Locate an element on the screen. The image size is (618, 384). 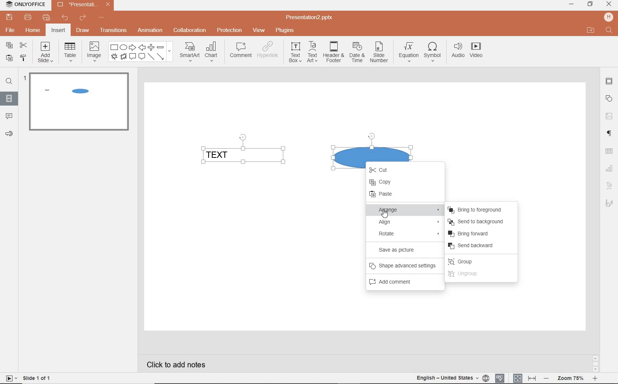
SLIDE SETTINGS is located at coordinates (609, 82).